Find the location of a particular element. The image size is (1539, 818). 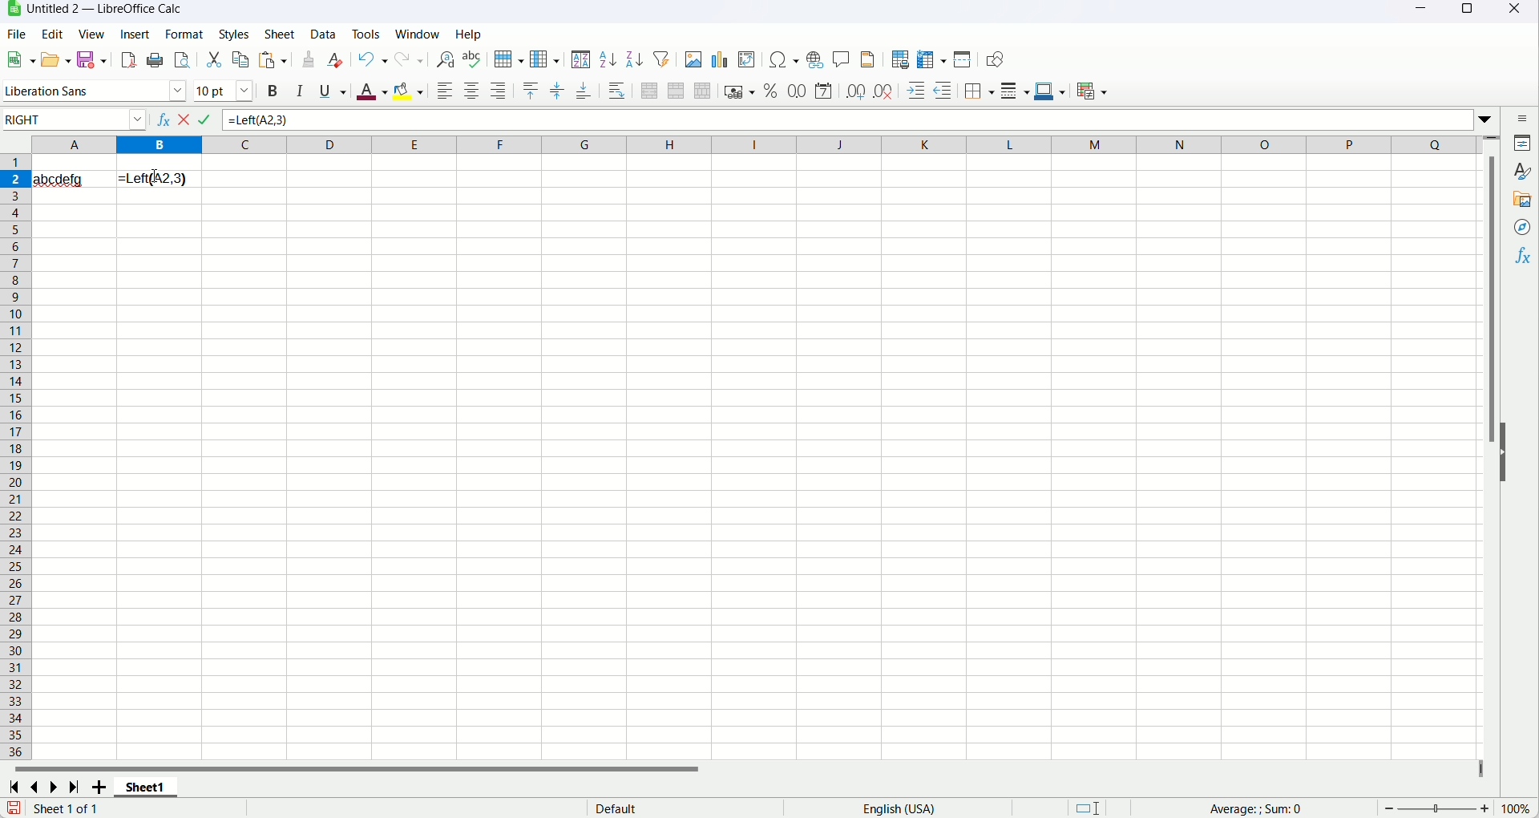

new is located at coordinates (22, 58).